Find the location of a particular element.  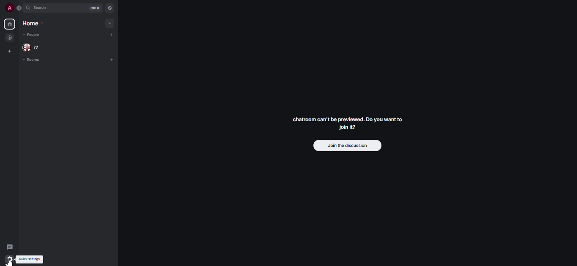

home is located at coordinates (32, 24).